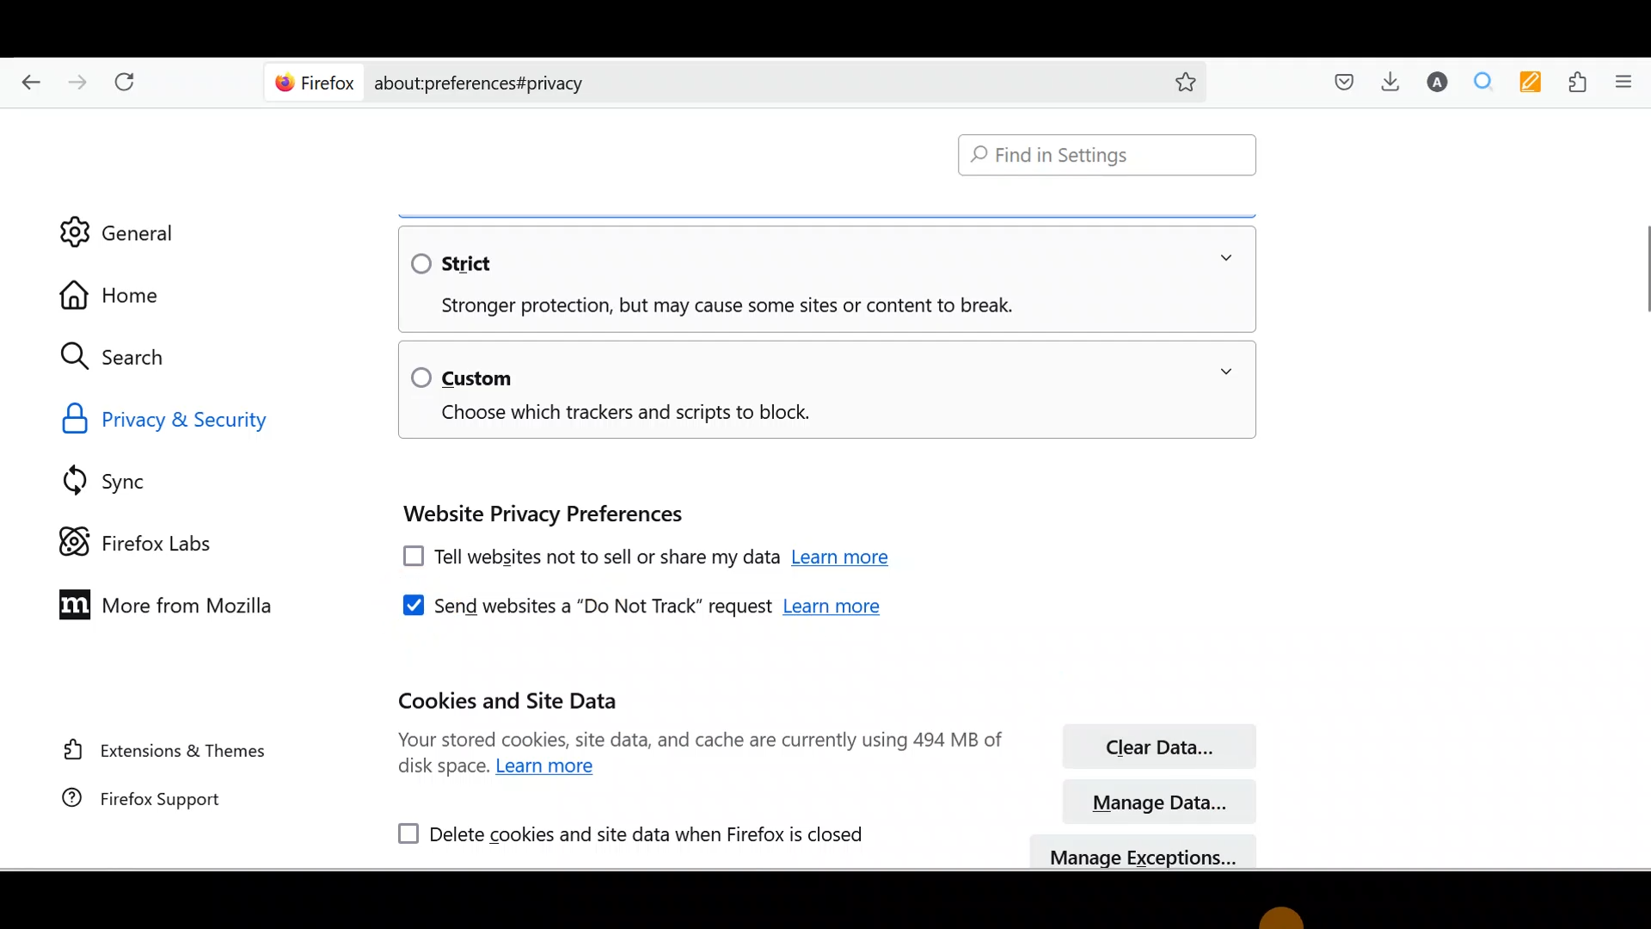 The image size is (1651, 929). Describe the element at coordinates (141, 228) in the screenshot. I see `General` at that location.